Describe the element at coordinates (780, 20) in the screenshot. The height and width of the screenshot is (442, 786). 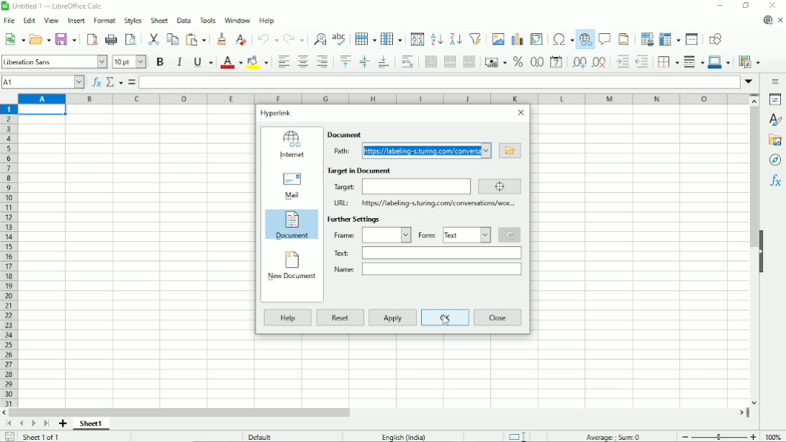
I see `Close document` at that location.